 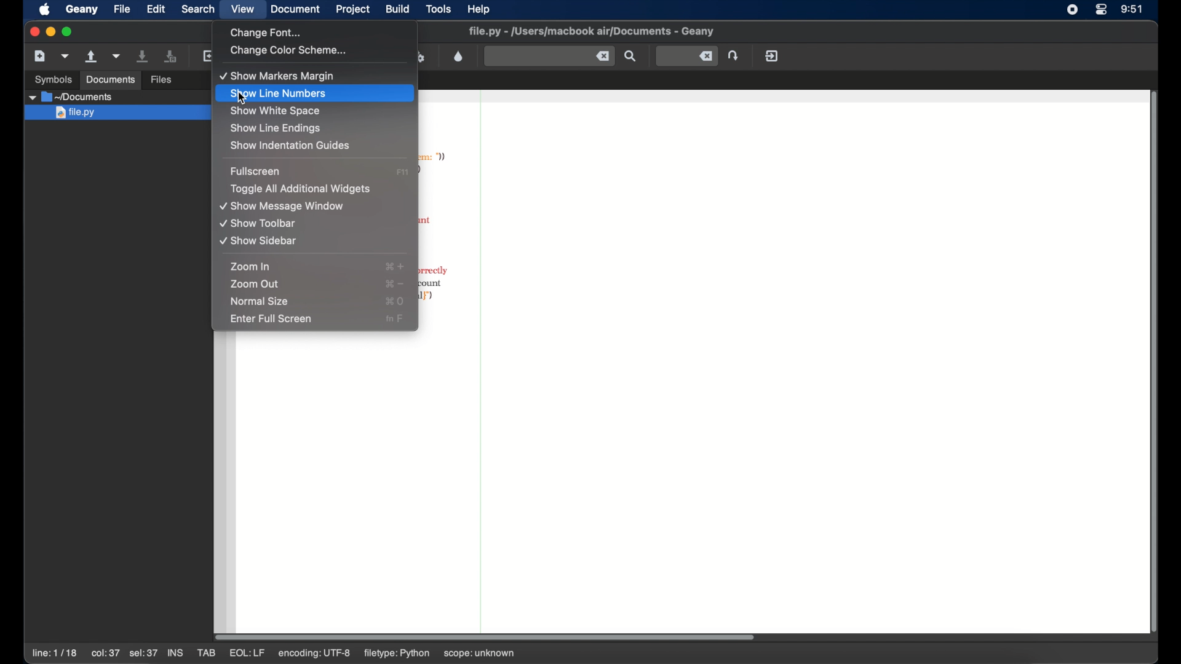 I want to click on zoom in, so click(x=251, y=267).